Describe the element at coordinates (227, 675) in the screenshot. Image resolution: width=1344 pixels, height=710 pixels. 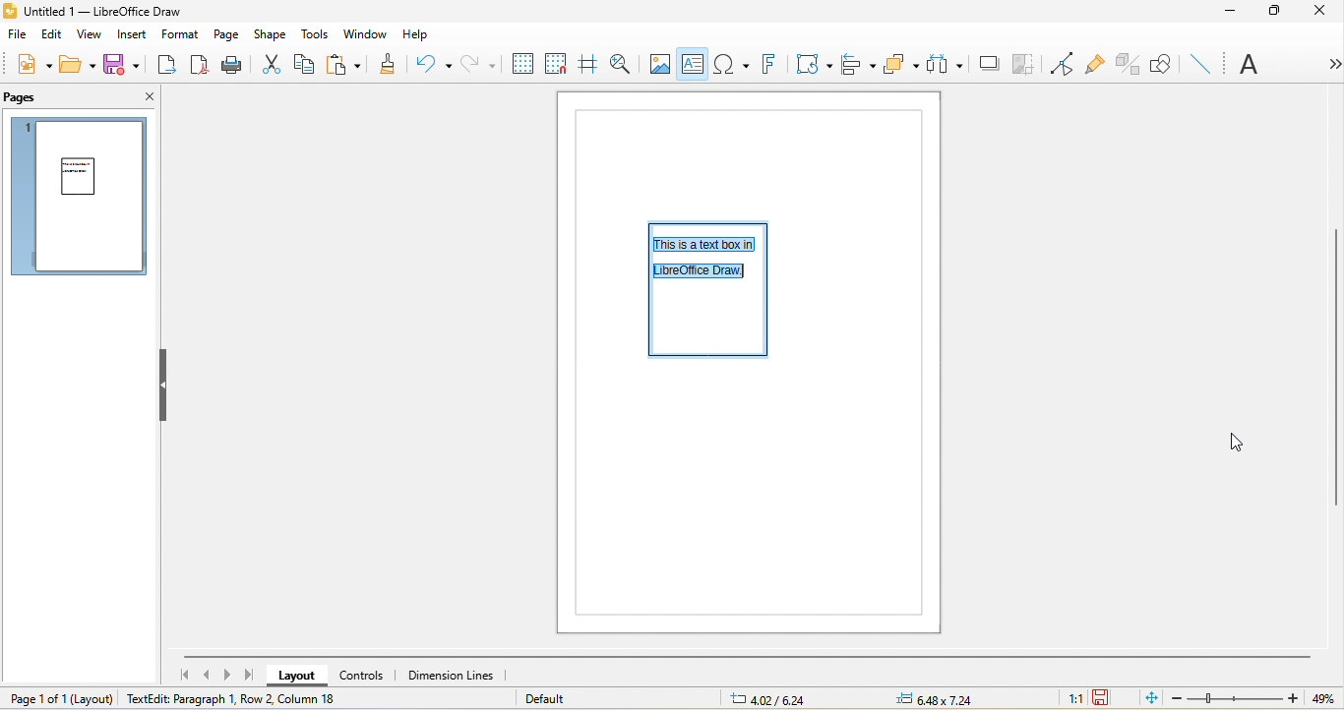
I see `next page` at that location.